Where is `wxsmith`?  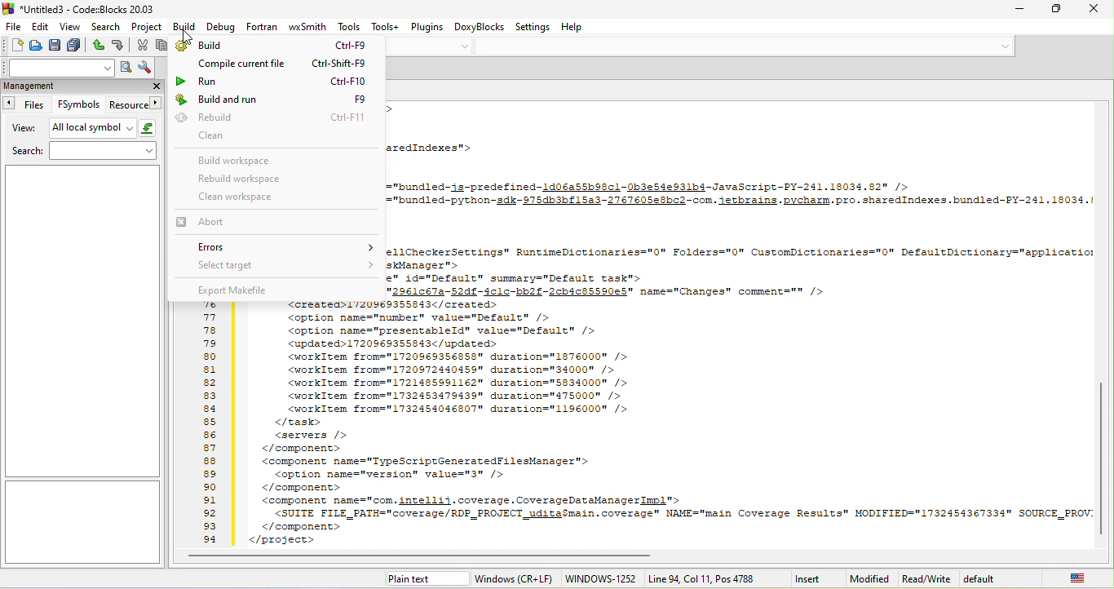
wxsmith is located at coordinates (309, 27).